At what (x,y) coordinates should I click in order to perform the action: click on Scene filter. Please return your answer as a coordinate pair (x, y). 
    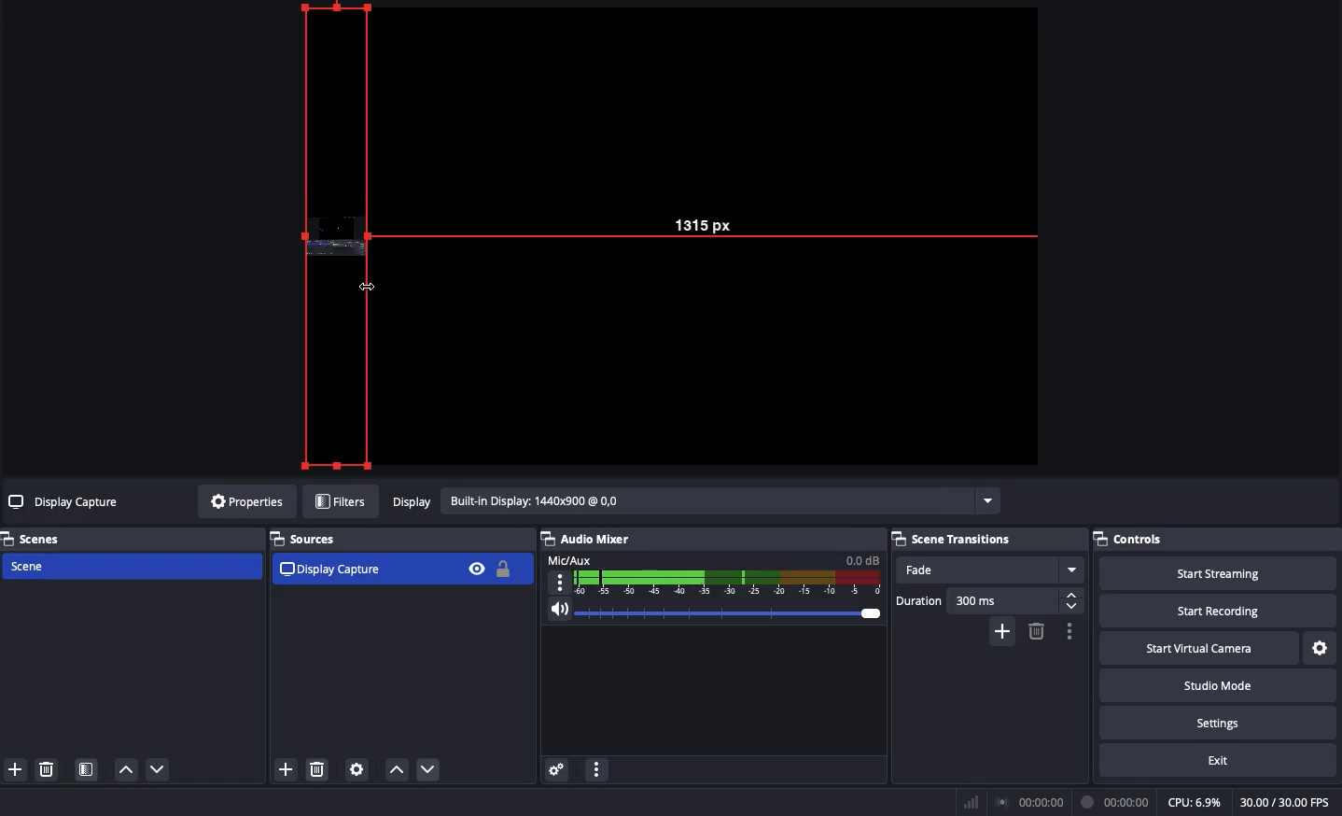
    Looking at the image, I should click on (87, 771).